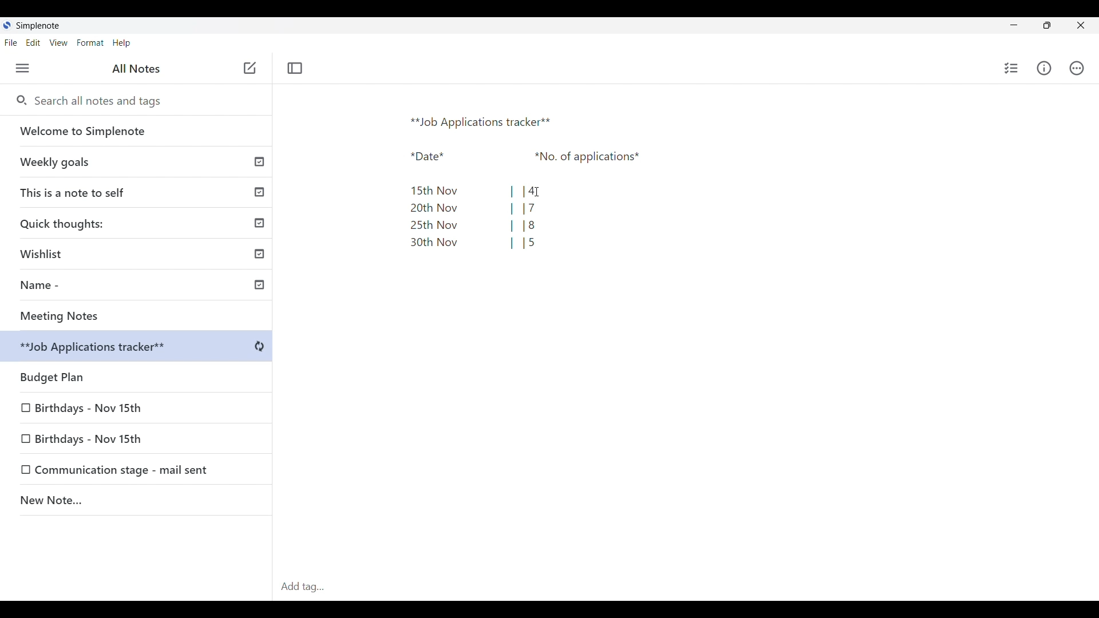 The height and width of the screenshot is (618, 1099). I want to click on Wishlist, so click(140, 252).